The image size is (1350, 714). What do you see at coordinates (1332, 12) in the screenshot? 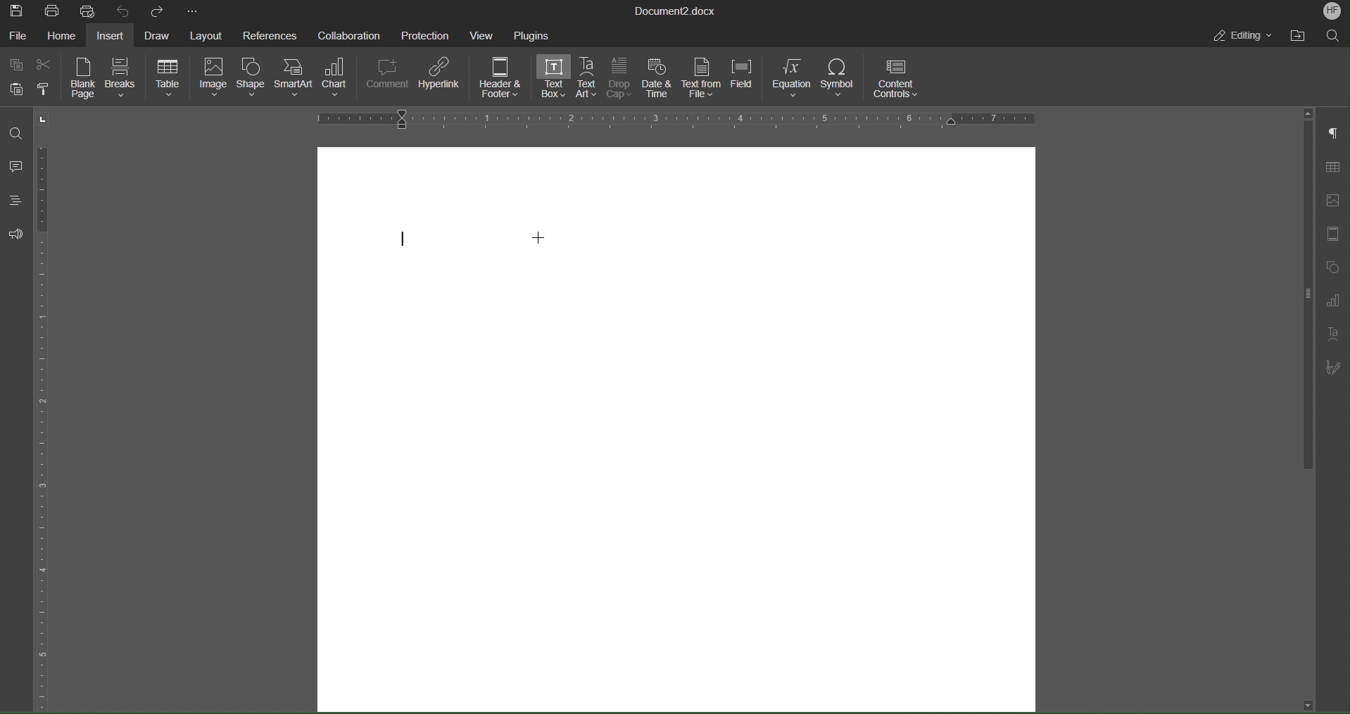
I see `Account` at bounding box center [1332, 12].